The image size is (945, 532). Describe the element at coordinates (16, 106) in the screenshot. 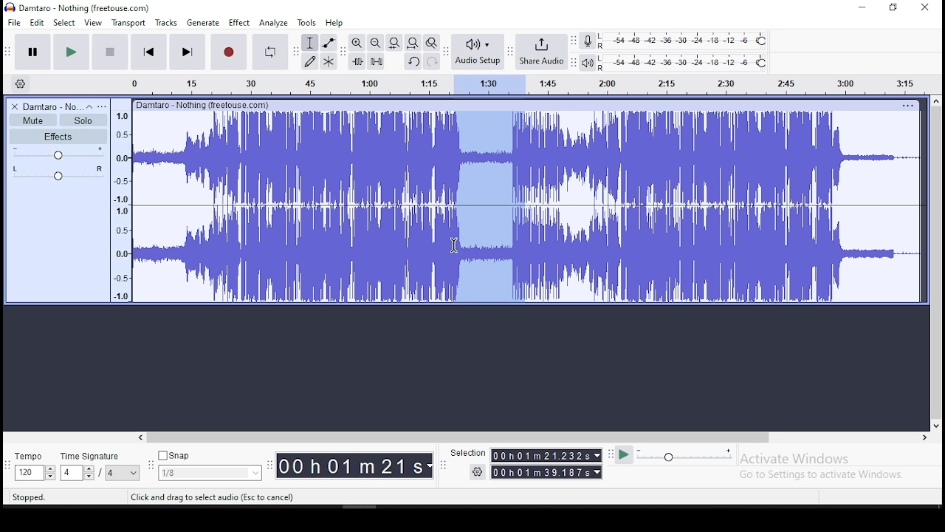

I see `delete track` at that location.